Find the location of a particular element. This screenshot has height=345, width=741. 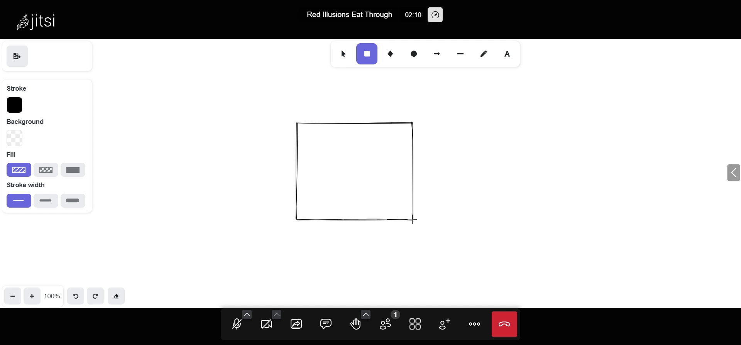

tile view is located at coordinates (416, 323).